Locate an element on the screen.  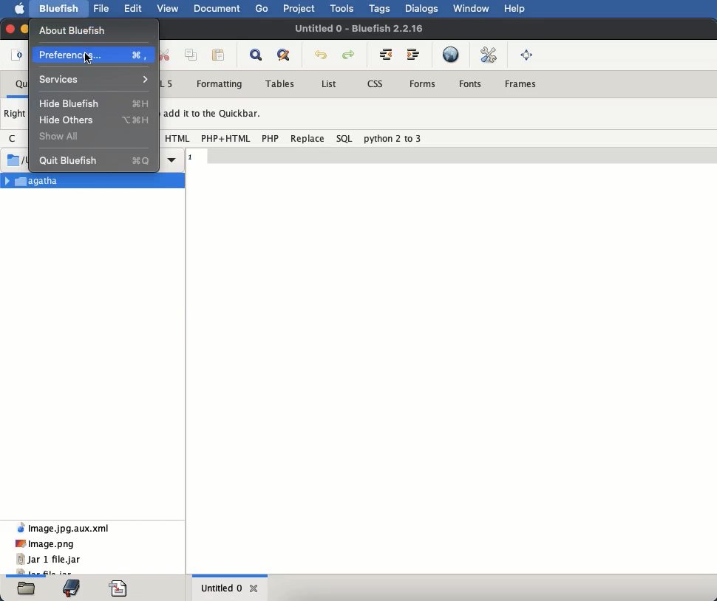
edit is located at coordinates (132, 8).